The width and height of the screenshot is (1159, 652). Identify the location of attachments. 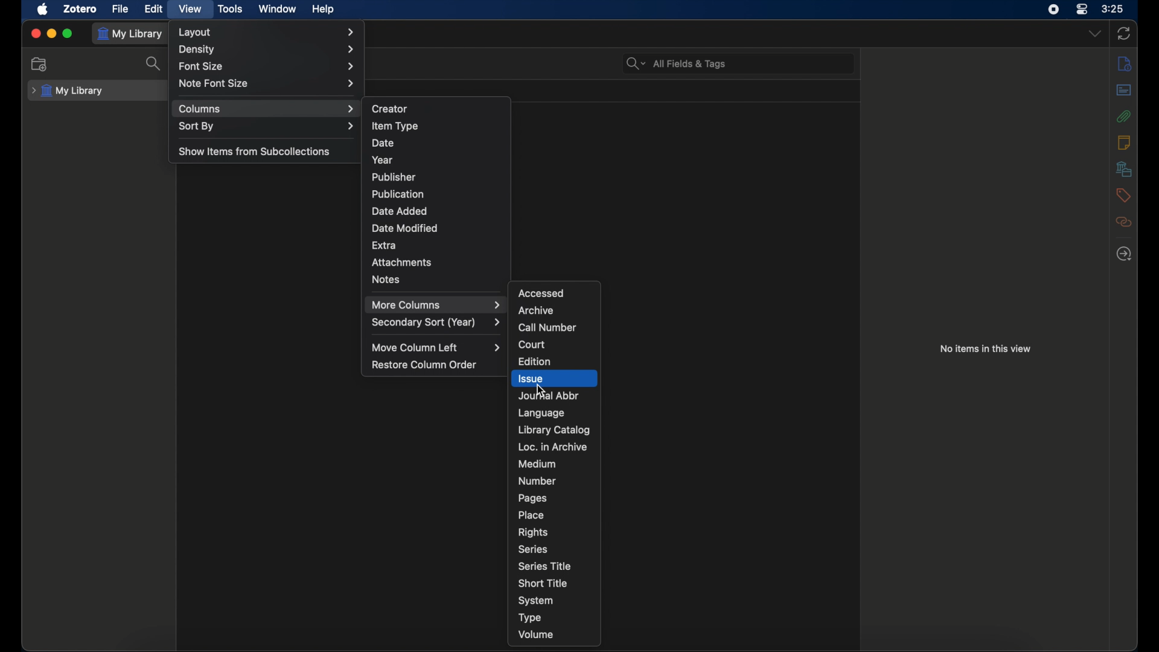
(402, 262).